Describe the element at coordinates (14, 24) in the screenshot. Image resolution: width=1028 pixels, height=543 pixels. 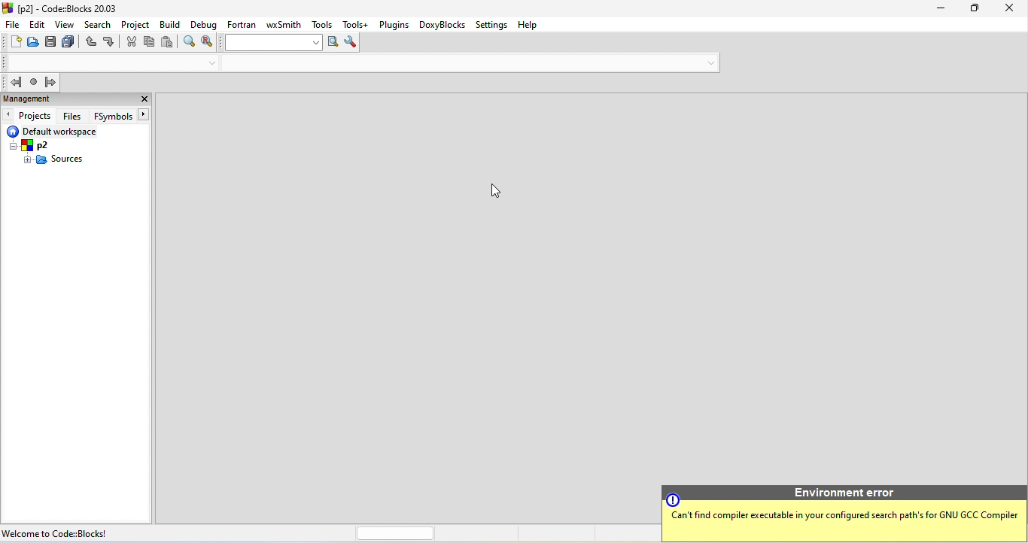
I see `file` at that location.